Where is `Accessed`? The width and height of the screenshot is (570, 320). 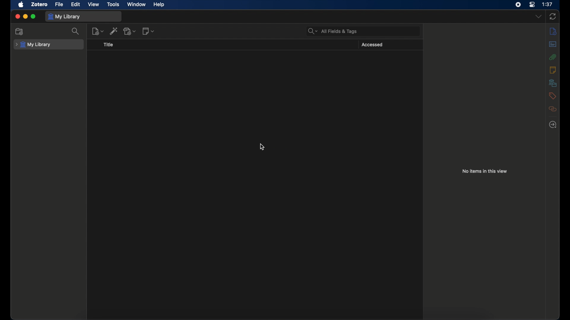
Accessed is located at coordinates (375, 45).